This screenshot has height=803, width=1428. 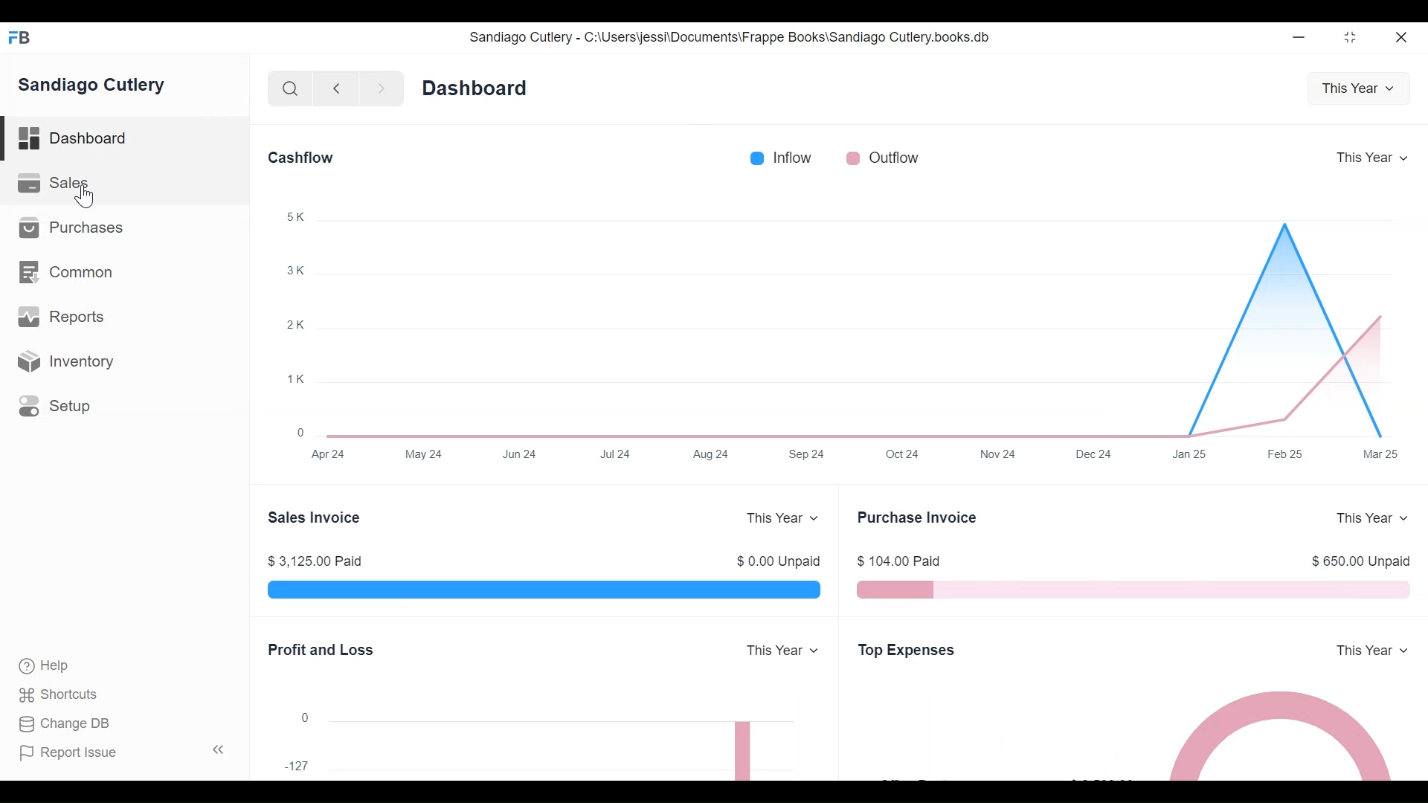 What do you see at coordinates (68, 752) in the screenshot?
I see `Report issue` at bounding box center [68, 752].